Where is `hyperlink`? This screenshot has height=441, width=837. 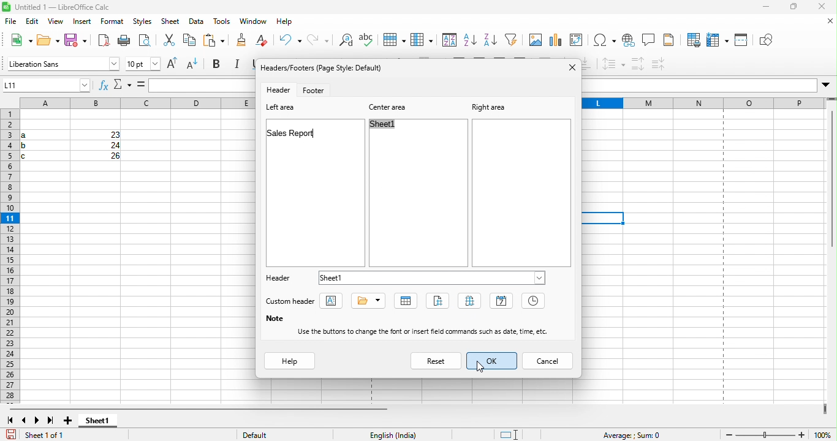 hyperlink is located at coordinates (628, 42).